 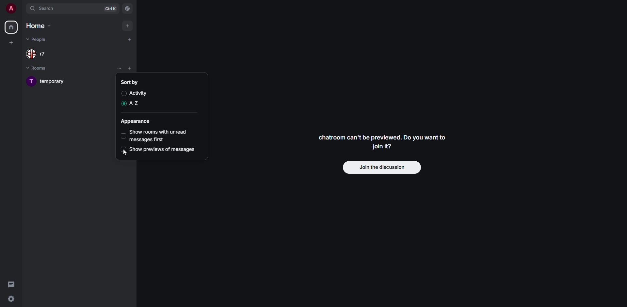 I want to click on enabled, so click(x=122, y=103).